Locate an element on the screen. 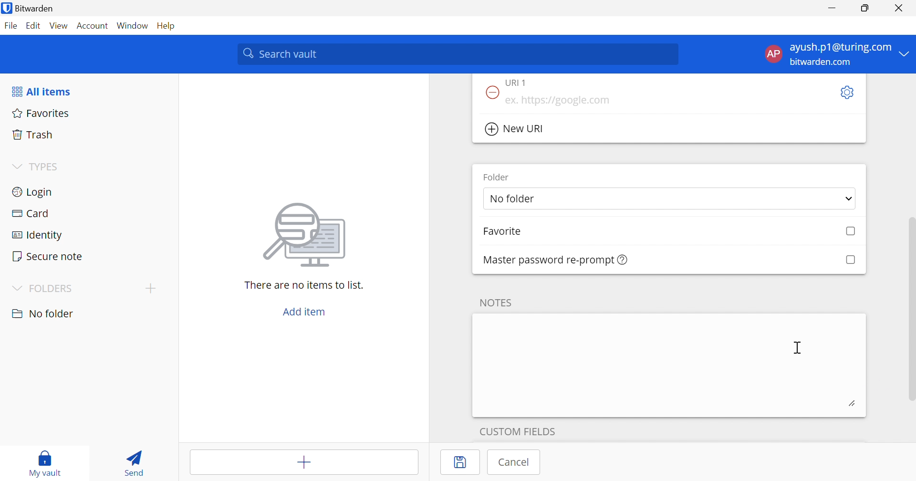  Trash is located at coordinates (33, 133).